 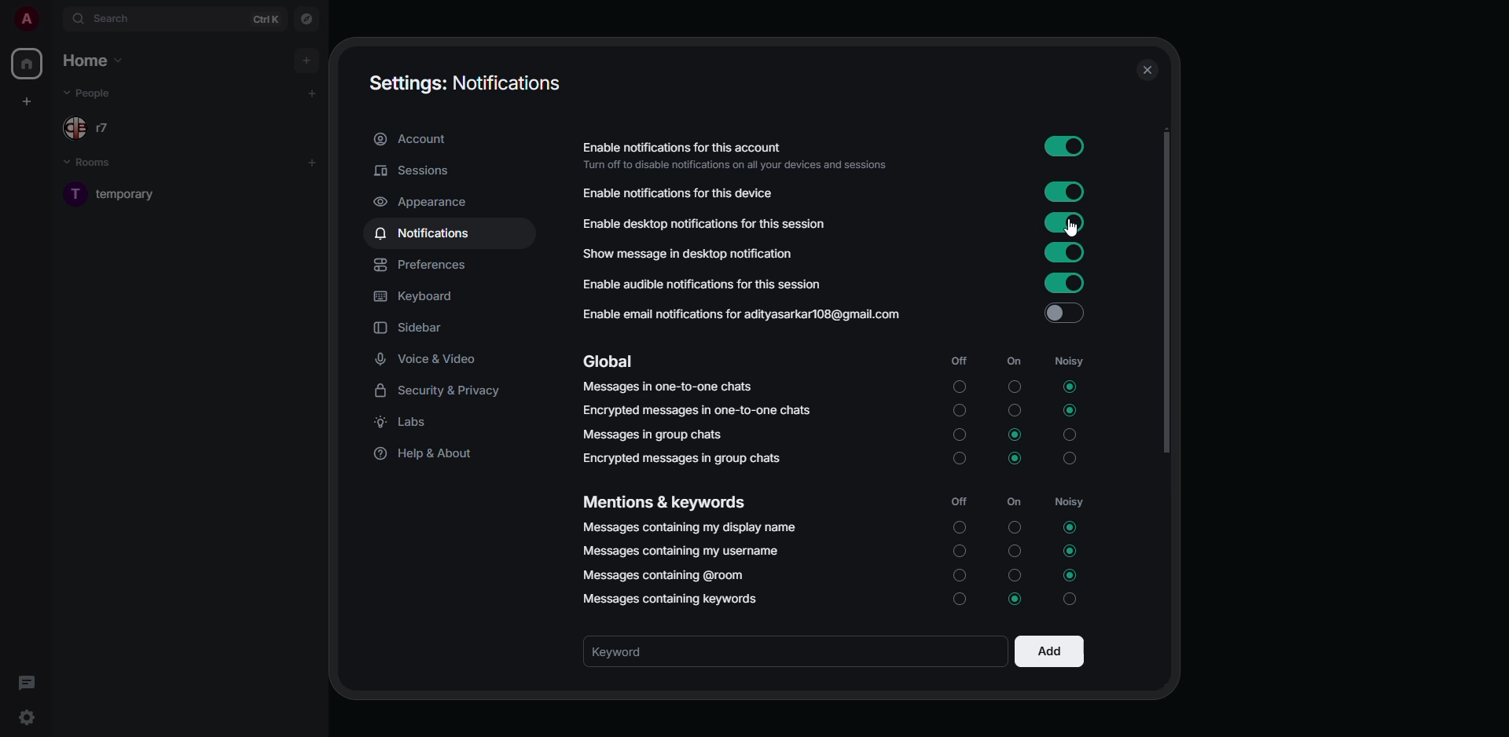 I want to click on ctrl K, so click(x=266, y=18).